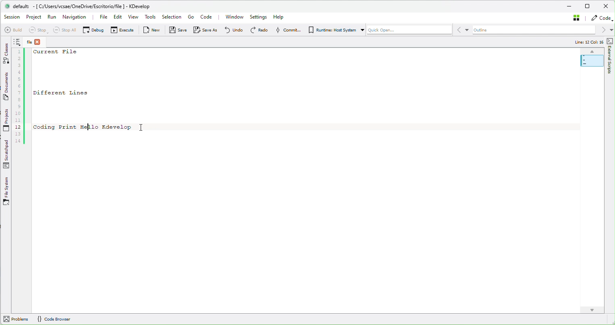 This screenshot has width=615, height=325. Describe the element at coordinates (259, 17) in the screenshot. I see `Settings` at that location.